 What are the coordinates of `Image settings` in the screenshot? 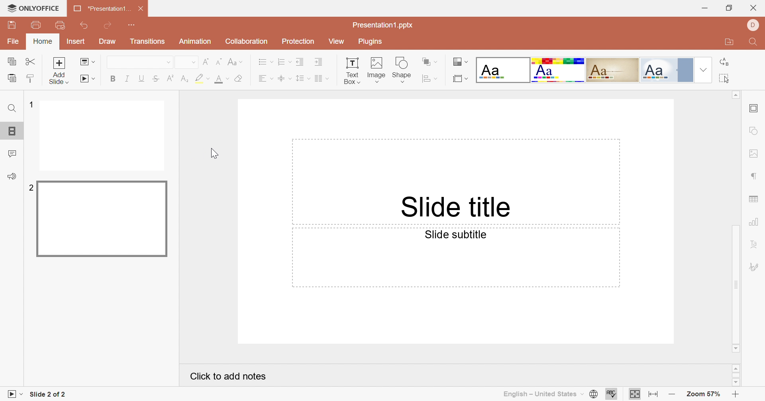 It's located at (756, 153).